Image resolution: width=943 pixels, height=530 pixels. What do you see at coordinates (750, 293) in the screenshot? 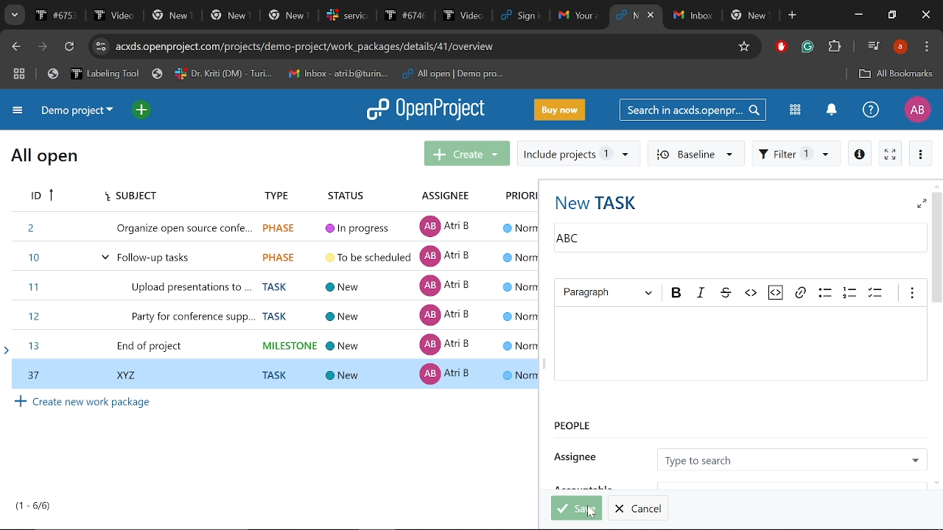
I see `Code` at bounding box center [750, 293].